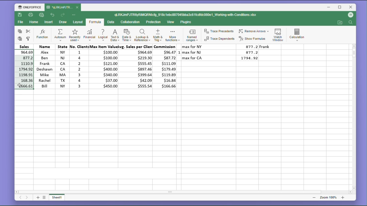 This screenshot has width=367, height=206. What do you see at coordinates (142, 35) in the screenshot?
I see `lookup and reference` at bounding box center [142, 35].